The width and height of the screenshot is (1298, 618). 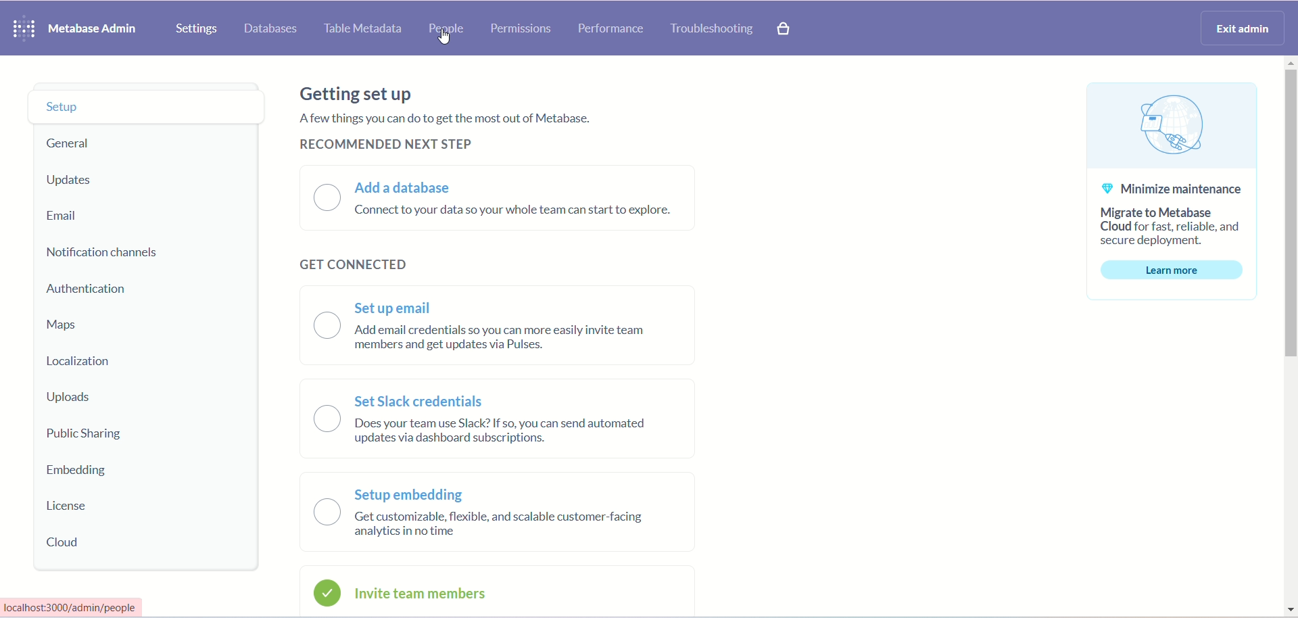 What do you see at coordinates (88, 436) in the screenshot?
I see `public sharing` at bounding box center [88, 436].